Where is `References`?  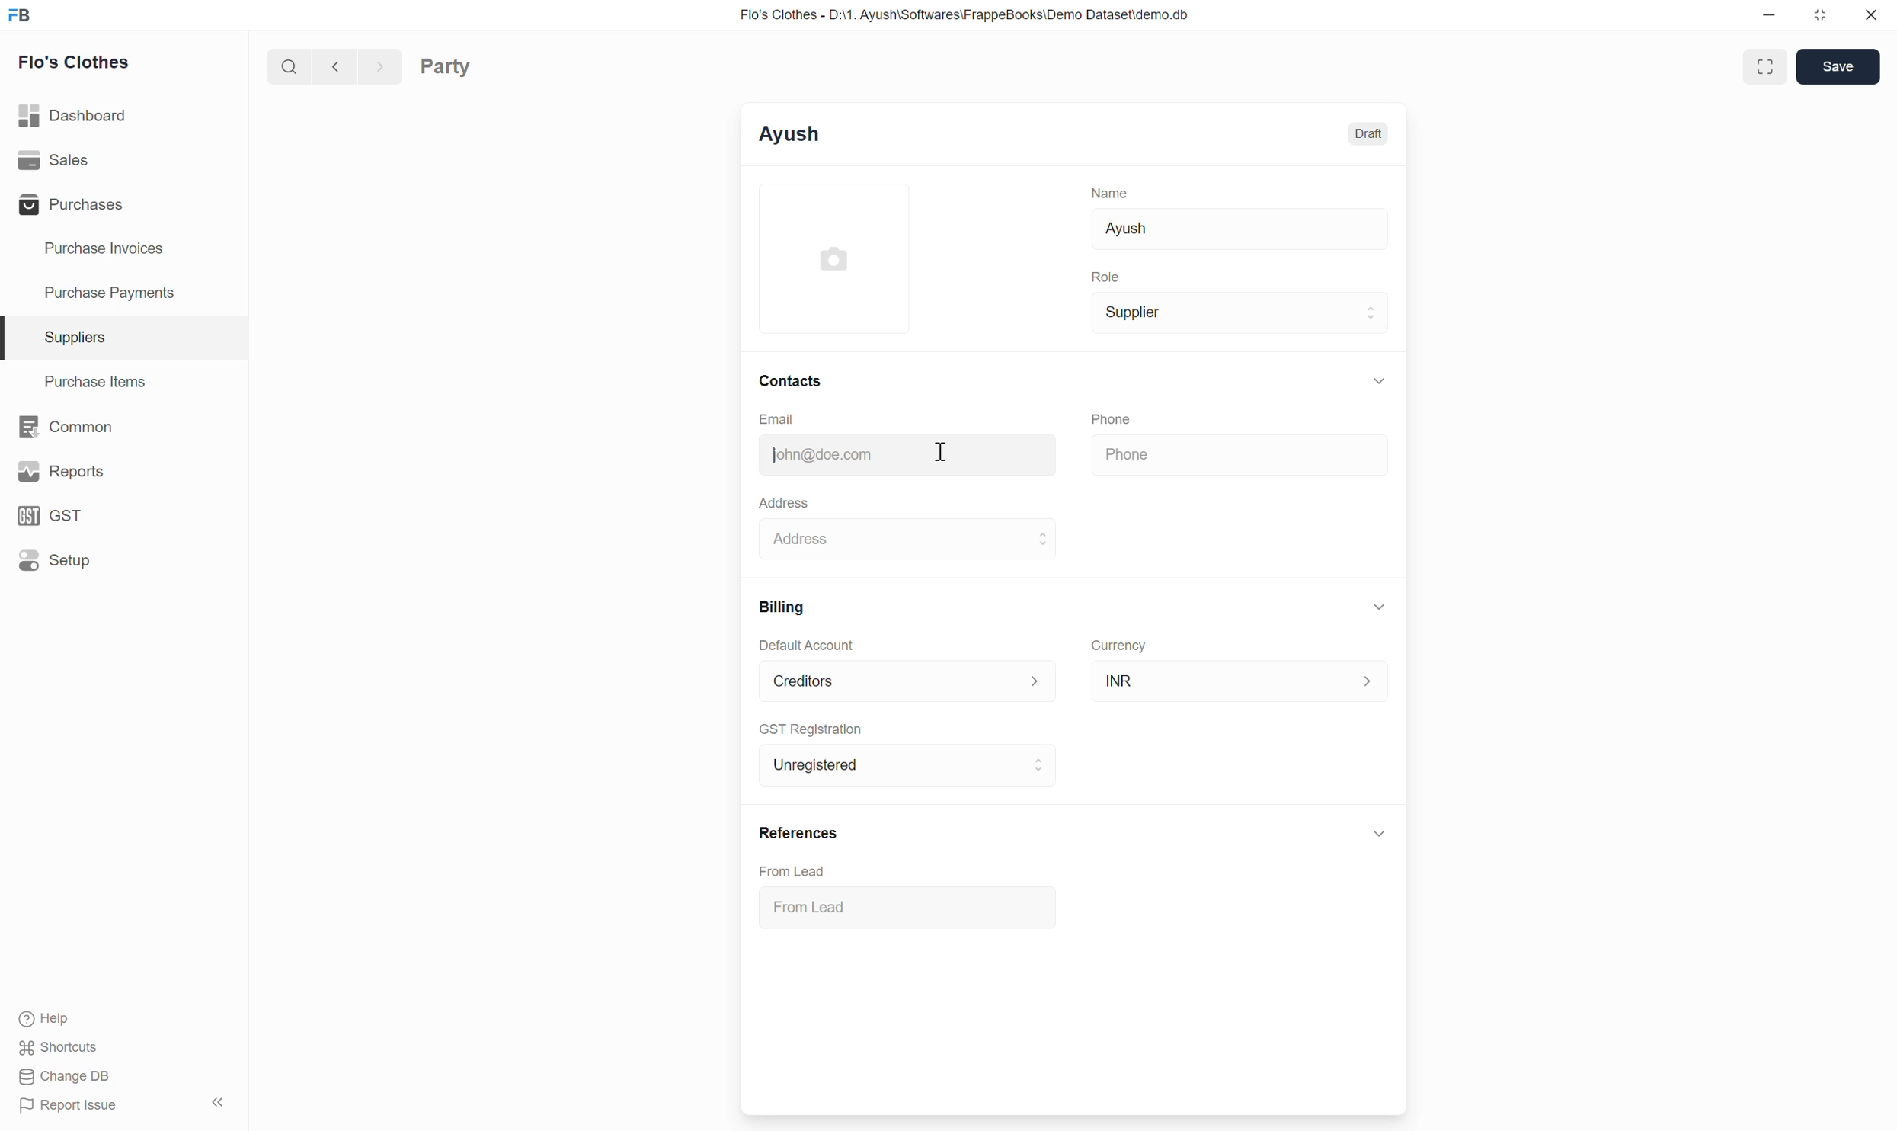
References is located at coordinates (800, 833).